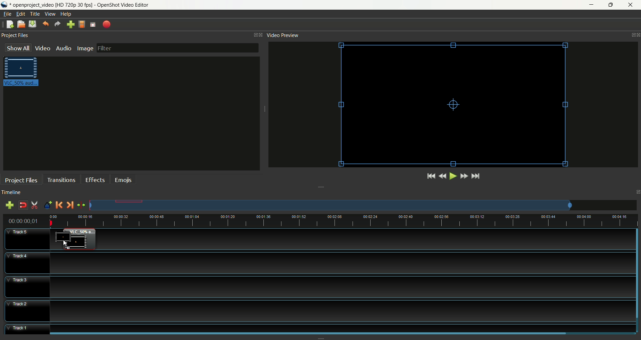 This screenshot has width=641, height=340. I want to click on undo, so click(45, 24).